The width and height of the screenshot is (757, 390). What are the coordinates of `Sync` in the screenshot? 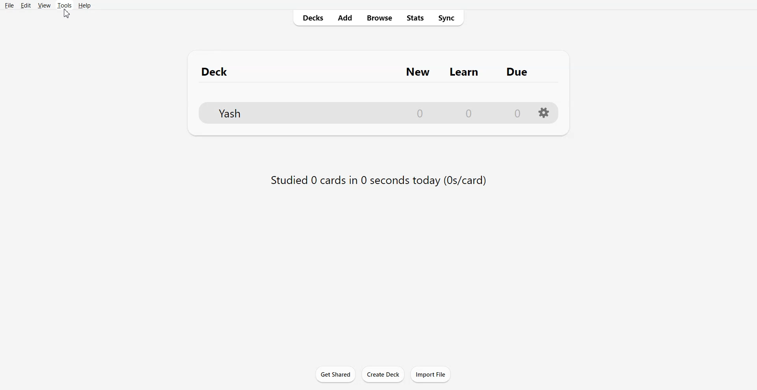 It's located at (448, 17).